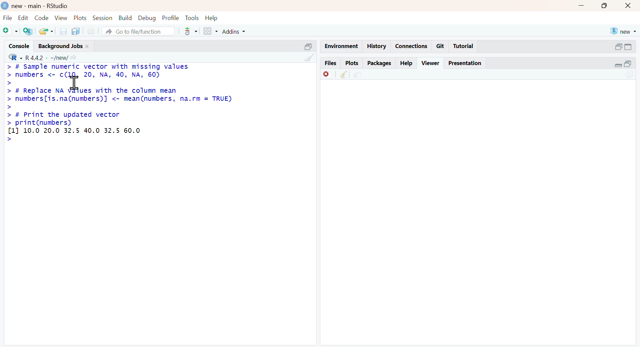 This screenshot has width=640, height=347. Describe the element at coordinates (380, 64) in the screenshot. I see `packages` at that location.